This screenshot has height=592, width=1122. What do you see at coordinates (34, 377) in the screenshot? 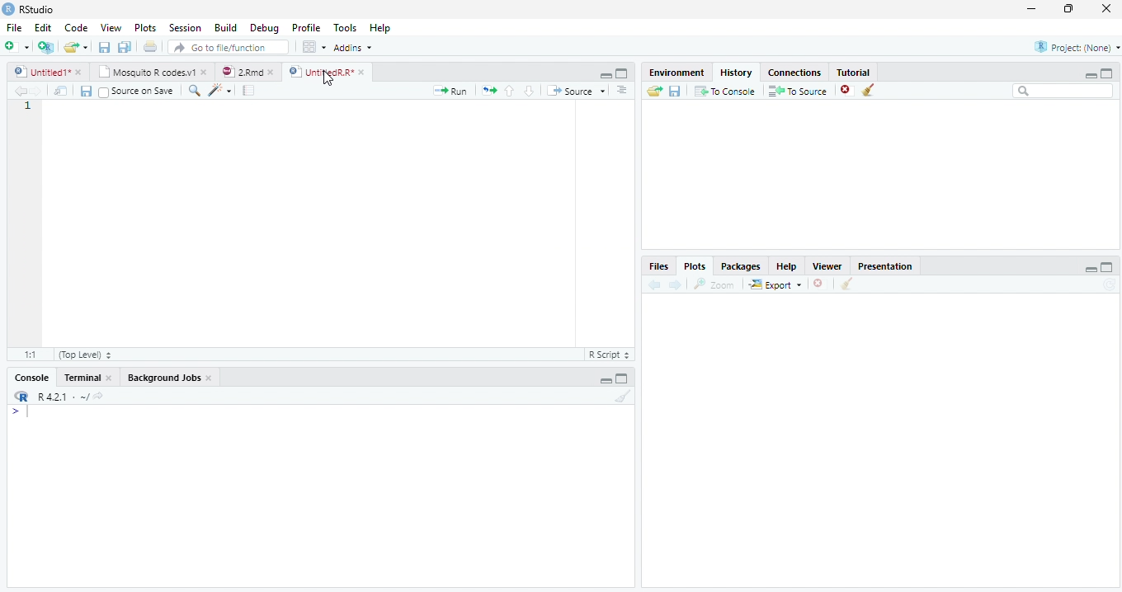
I see `Console` at bounding box center [34, 377].